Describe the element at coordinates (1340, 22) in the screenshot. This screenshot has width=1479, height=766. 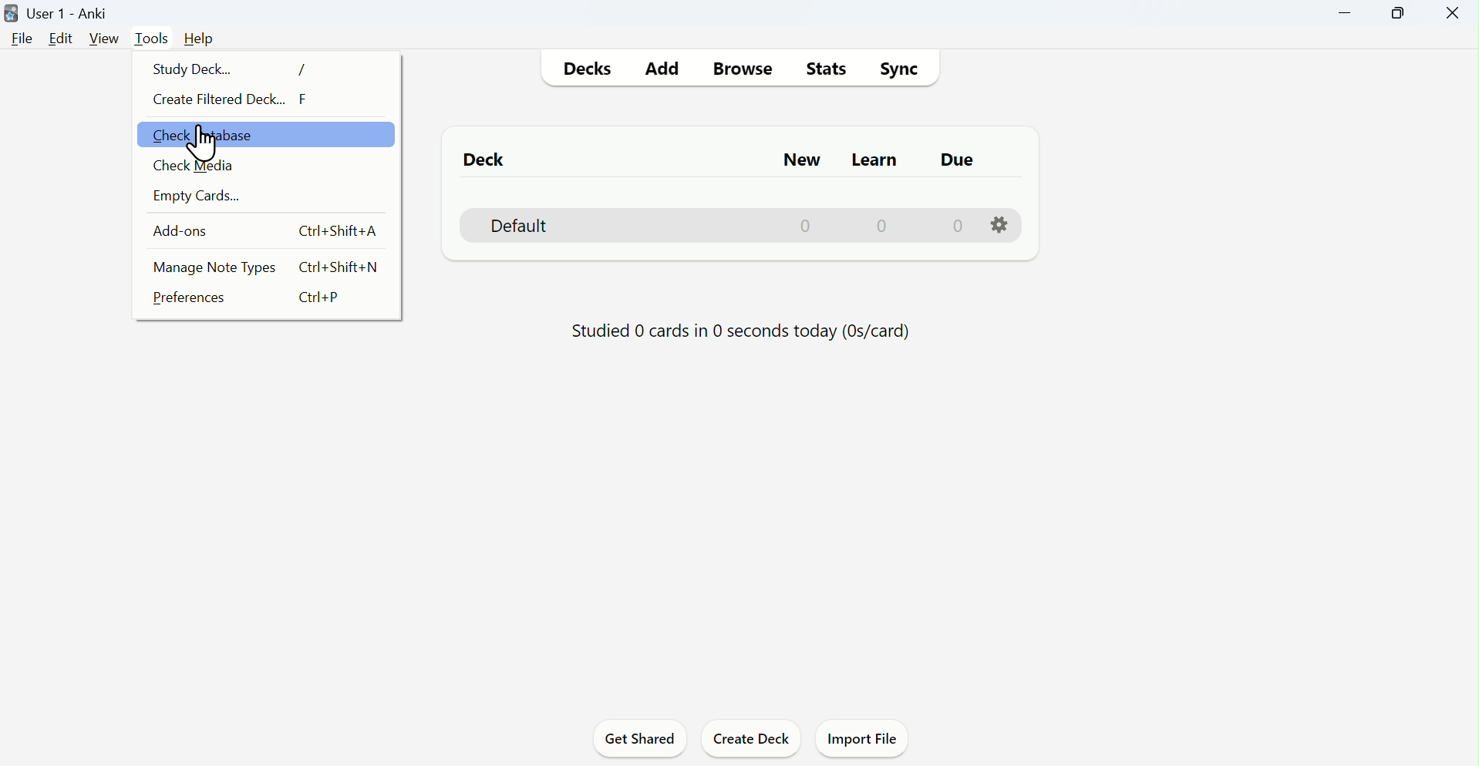
I see `Minimise` at that location.